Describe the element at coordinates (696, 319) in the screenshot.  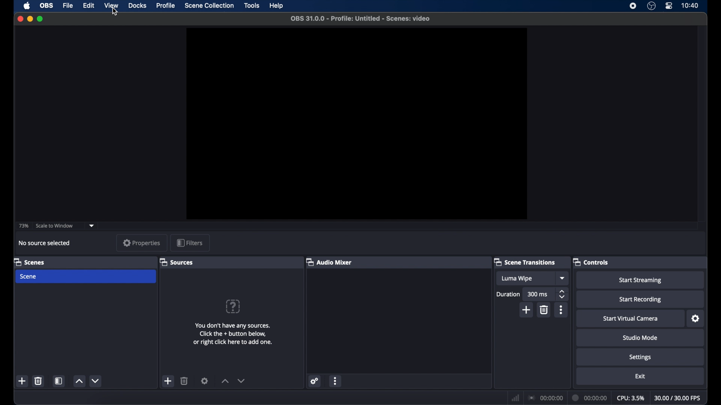
I see `settings` at that location.